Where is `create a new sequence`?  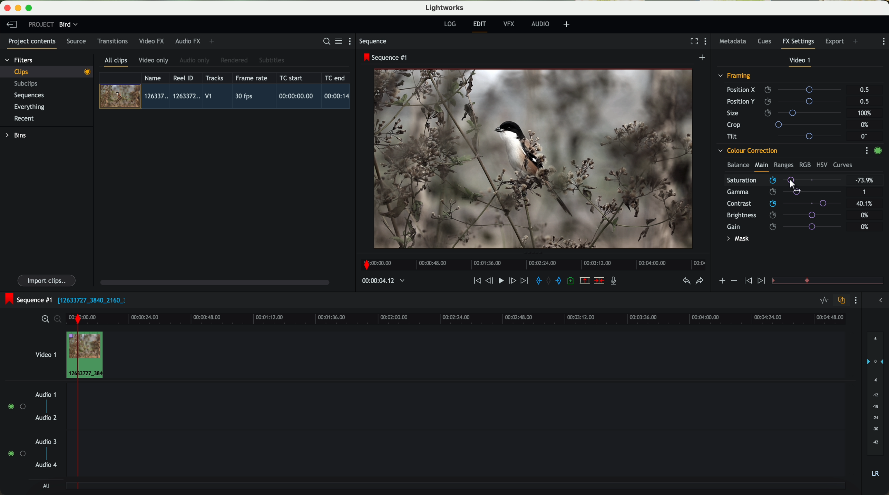
create a new sequence is located at coordinates (703, 58).